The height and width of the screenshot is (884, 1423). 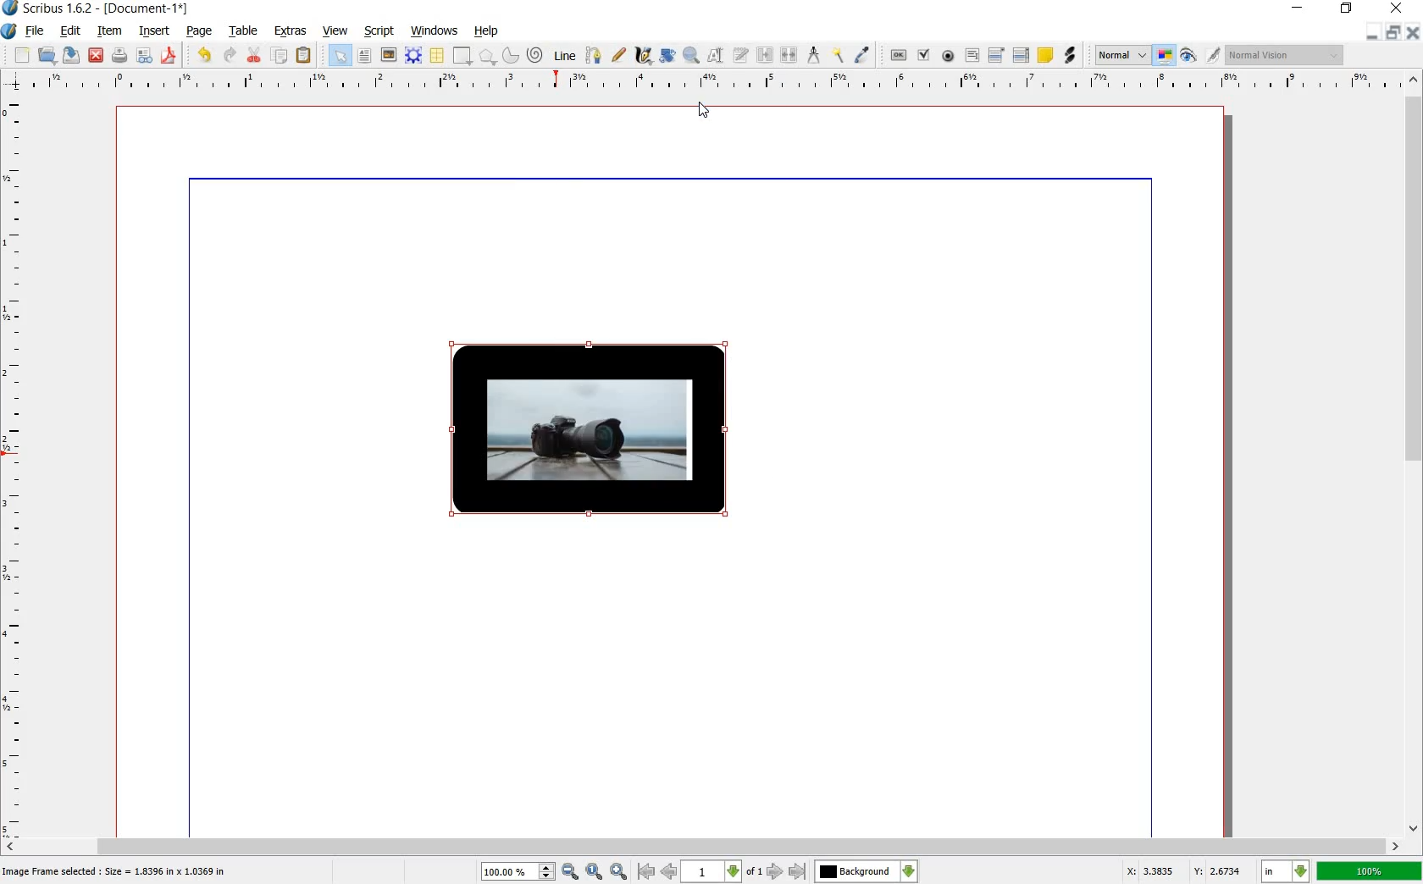 What do you see at coordinates (97, 54) in the screenshot?
I see `close` at bounding box center [97, 54].